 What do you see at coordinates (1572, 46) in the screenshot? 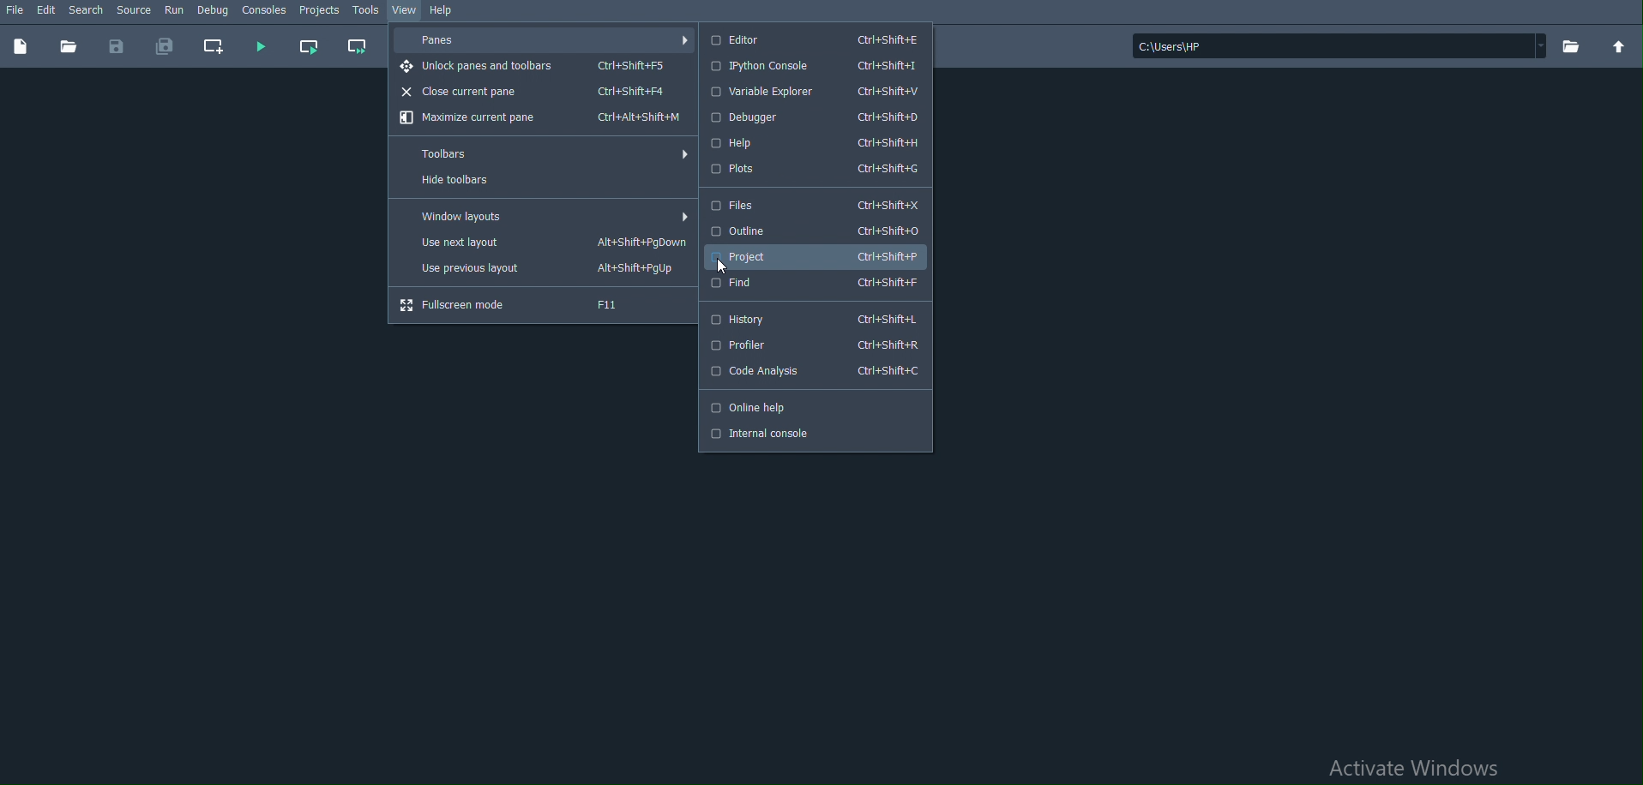
I see `Browse a working directory` at bounding box center [1572, 46].